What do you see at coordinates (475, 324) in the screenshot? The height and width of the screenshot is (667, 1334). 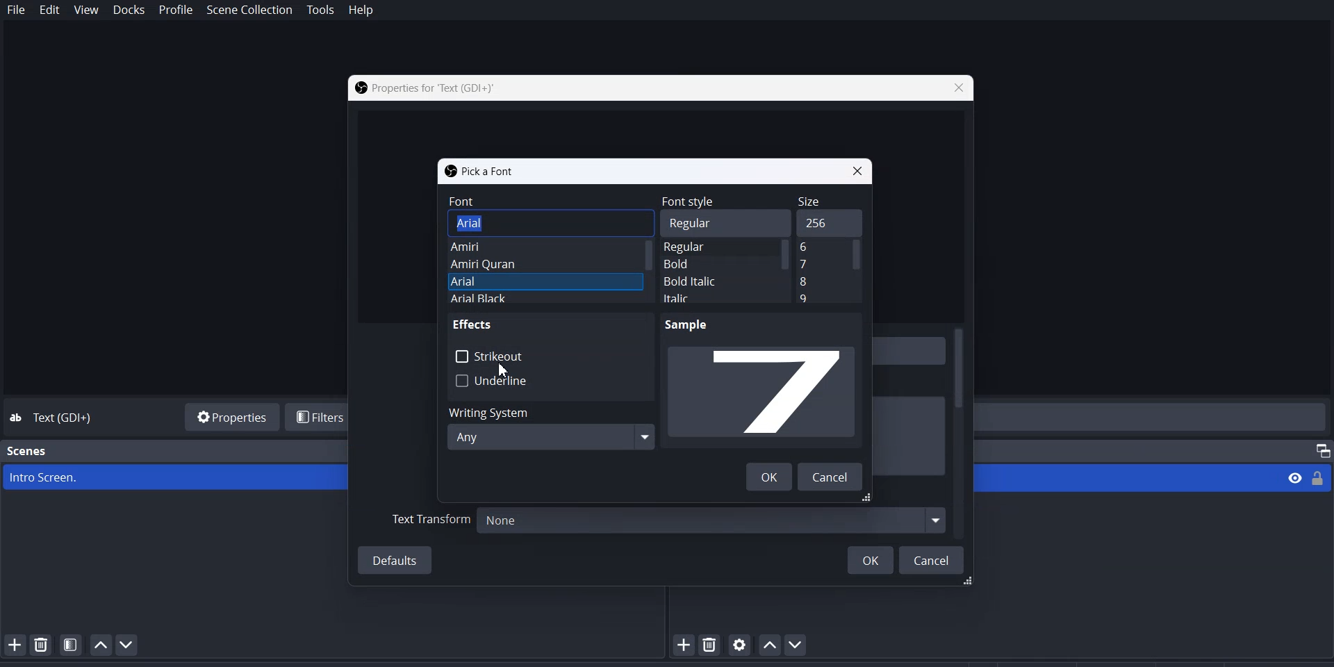 I see `Effects` at bounding box center [475, 324].